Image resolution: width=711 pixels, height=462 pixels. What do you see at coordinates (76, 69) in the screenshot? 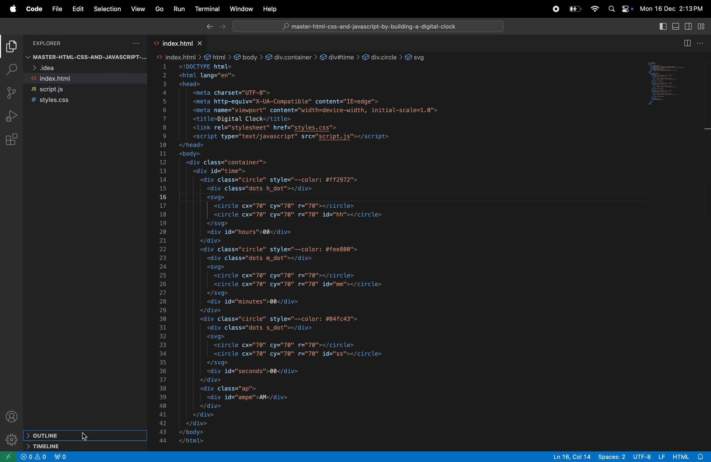
I see `idea` at bounding box center [76, 69].